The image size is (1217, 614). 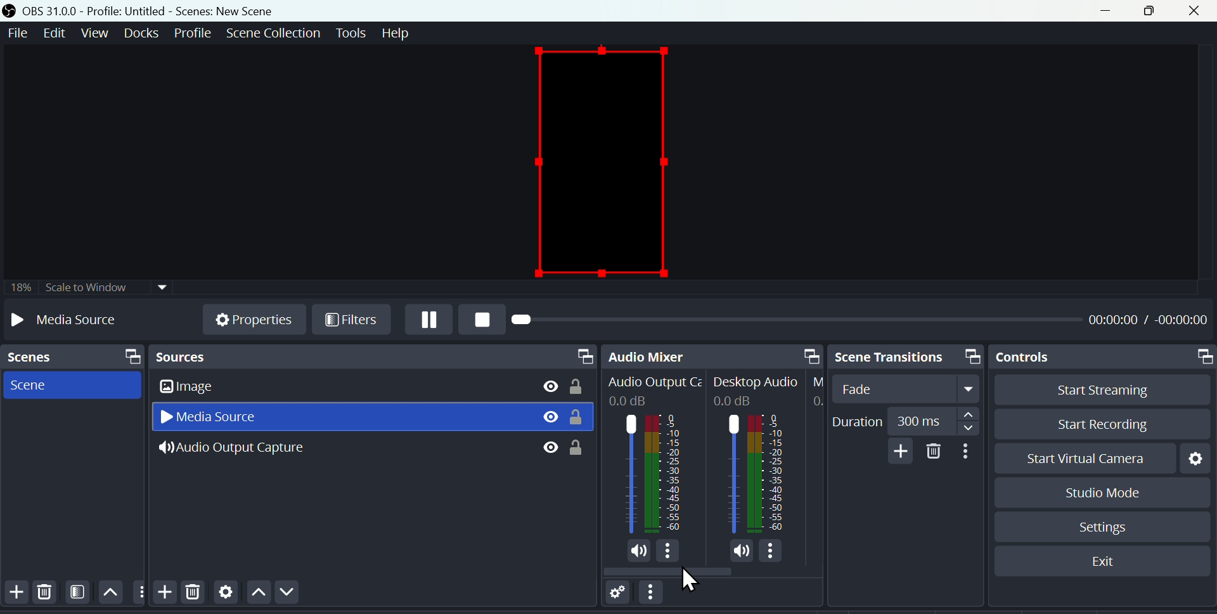 What do you see at coordinates (254, 317) in the screenshot?
I see `Properties` at bounding box center [254, 317].